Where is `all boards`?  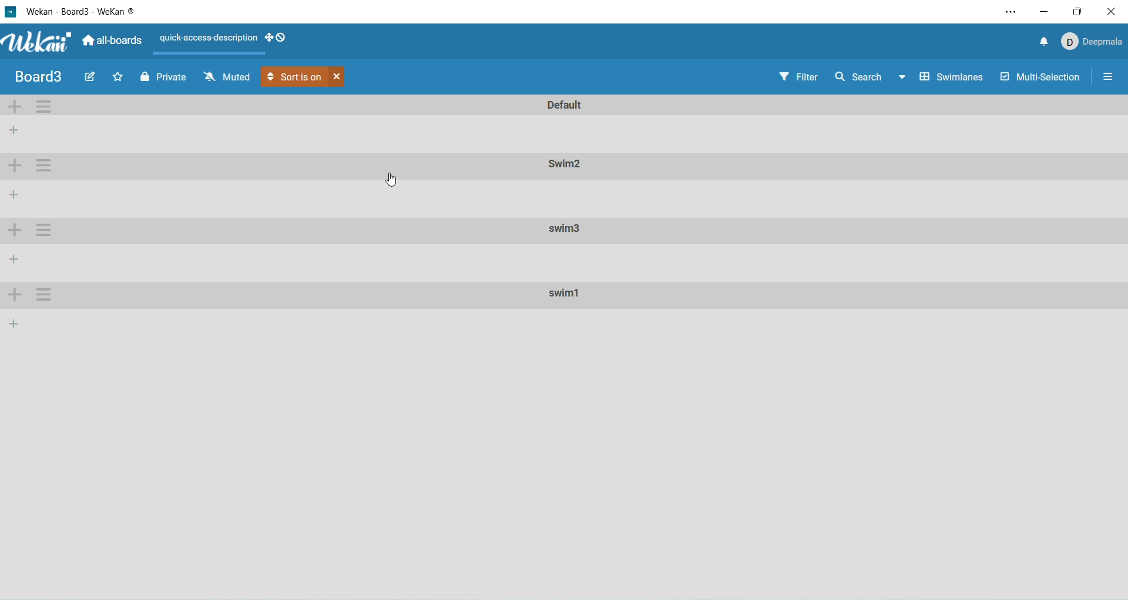 all boards is located at coordinates (115, 41).